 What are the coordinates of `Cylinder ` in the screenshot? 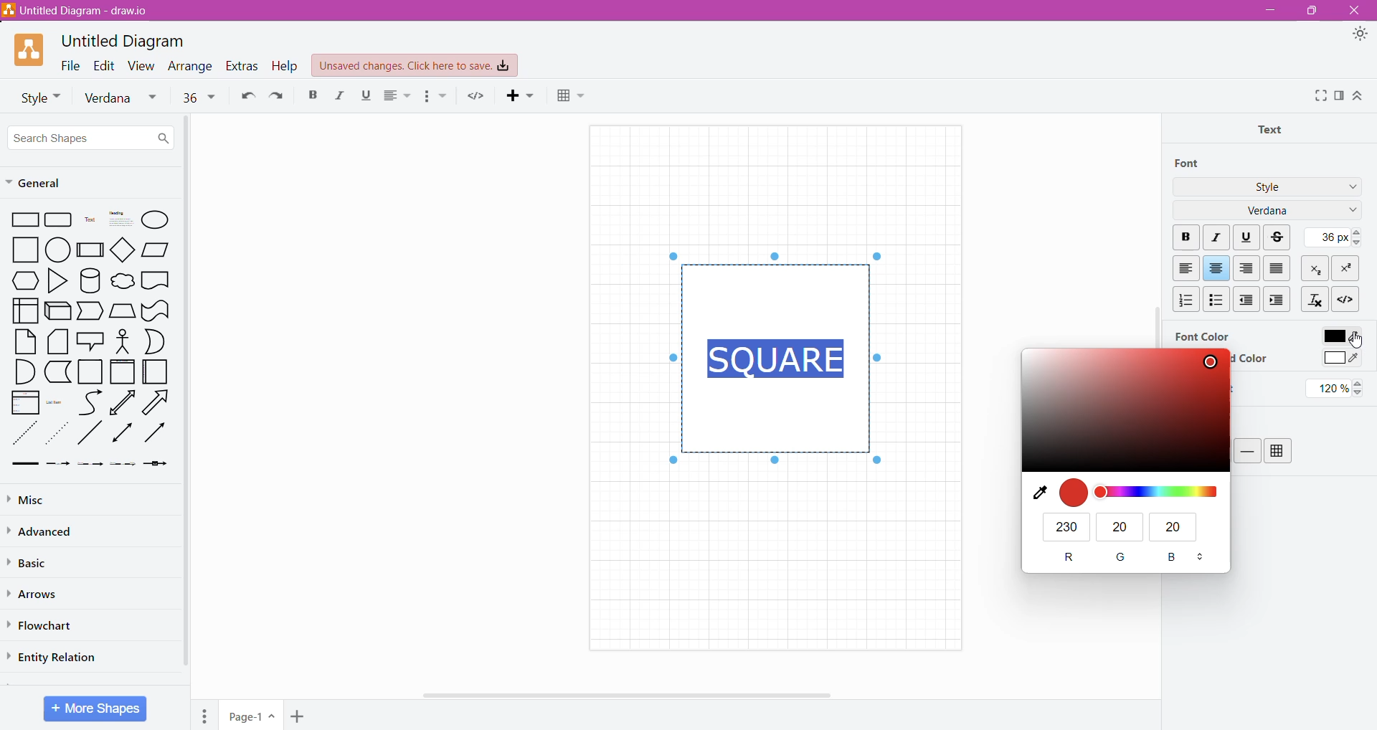 It's located at (90, 280).